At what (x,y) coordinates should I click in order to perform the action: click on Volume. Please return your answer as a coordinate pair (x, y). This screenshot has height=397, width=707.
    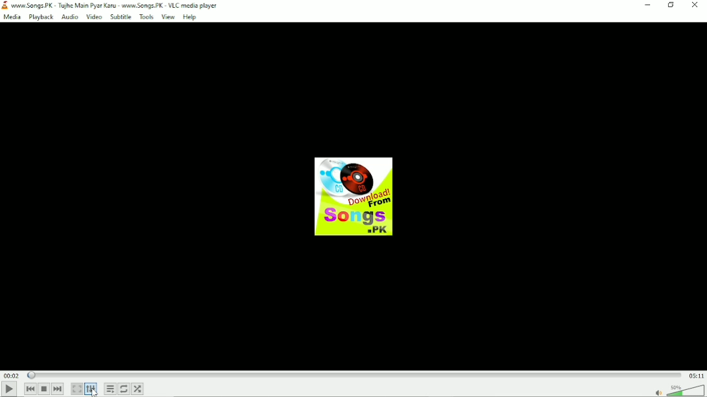
    Looking at the image, I should click on (679, 389).